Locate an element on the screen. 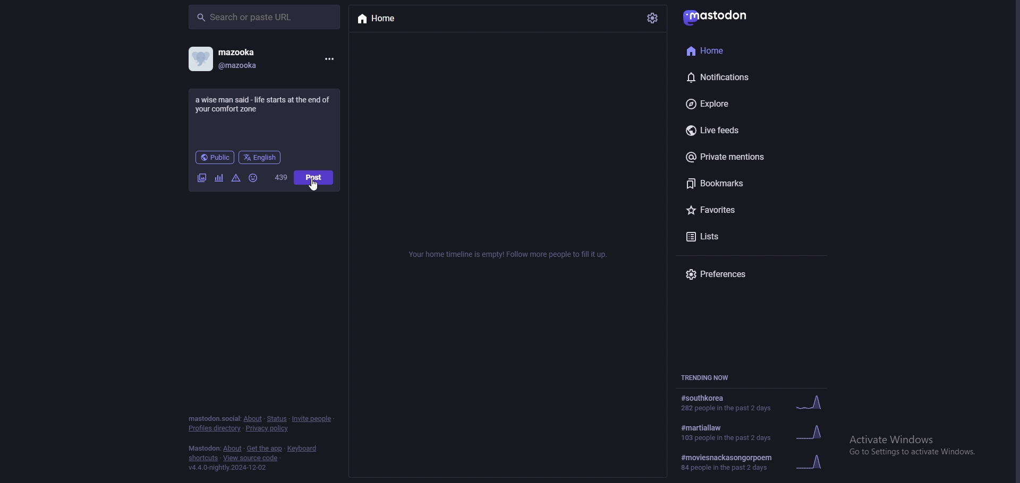  bookmarks is located at coordinates (742, 184).